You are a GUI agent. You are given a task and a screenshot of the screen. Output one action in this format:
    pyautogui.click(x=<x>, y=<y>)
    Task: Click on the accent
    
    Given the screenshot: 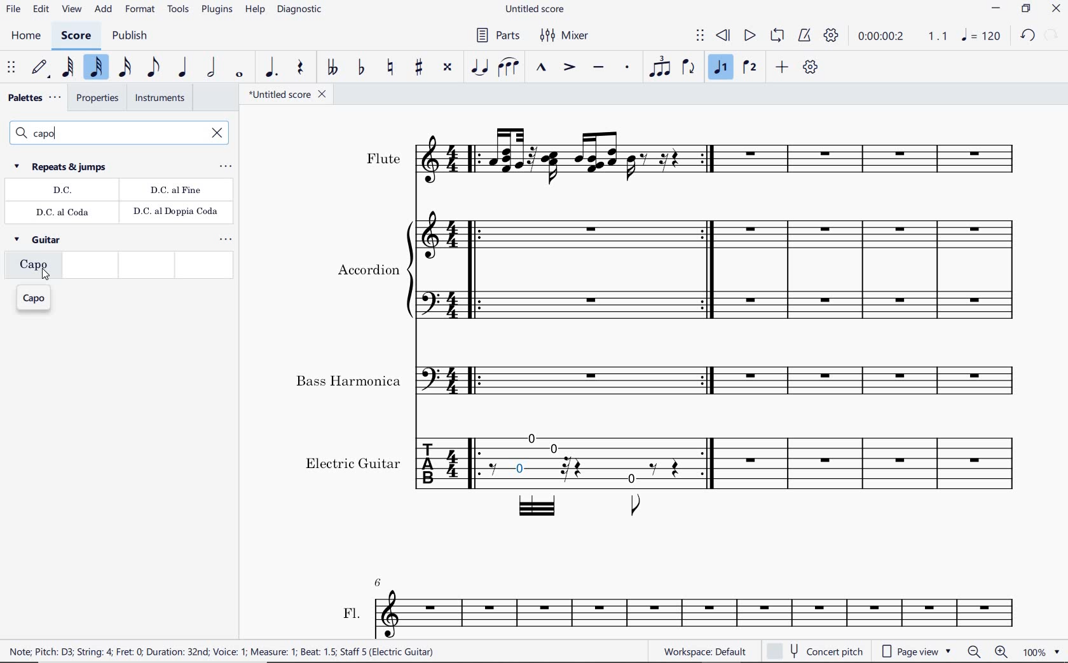 What is the action you would take?
    pyautogui.click(x=567, y=67)
    